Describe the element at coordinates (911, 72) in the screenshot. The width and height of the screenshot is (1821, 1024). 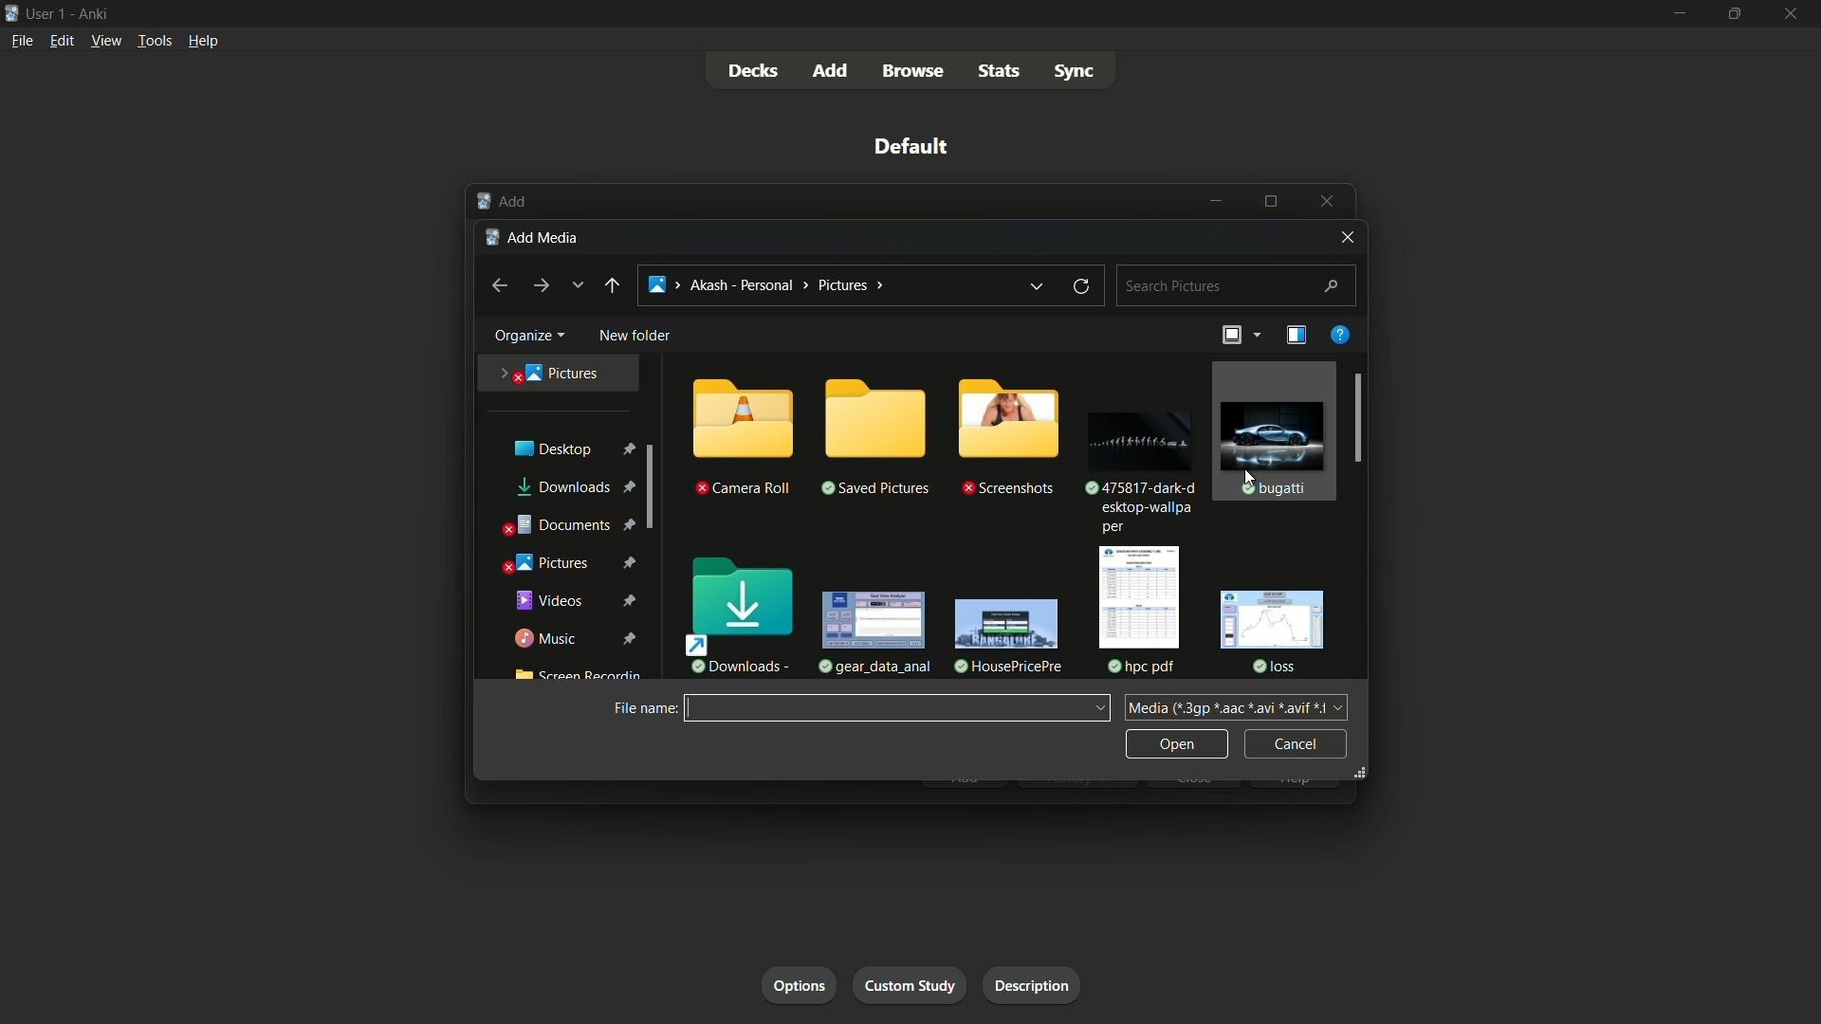
I see `browse` at that location.